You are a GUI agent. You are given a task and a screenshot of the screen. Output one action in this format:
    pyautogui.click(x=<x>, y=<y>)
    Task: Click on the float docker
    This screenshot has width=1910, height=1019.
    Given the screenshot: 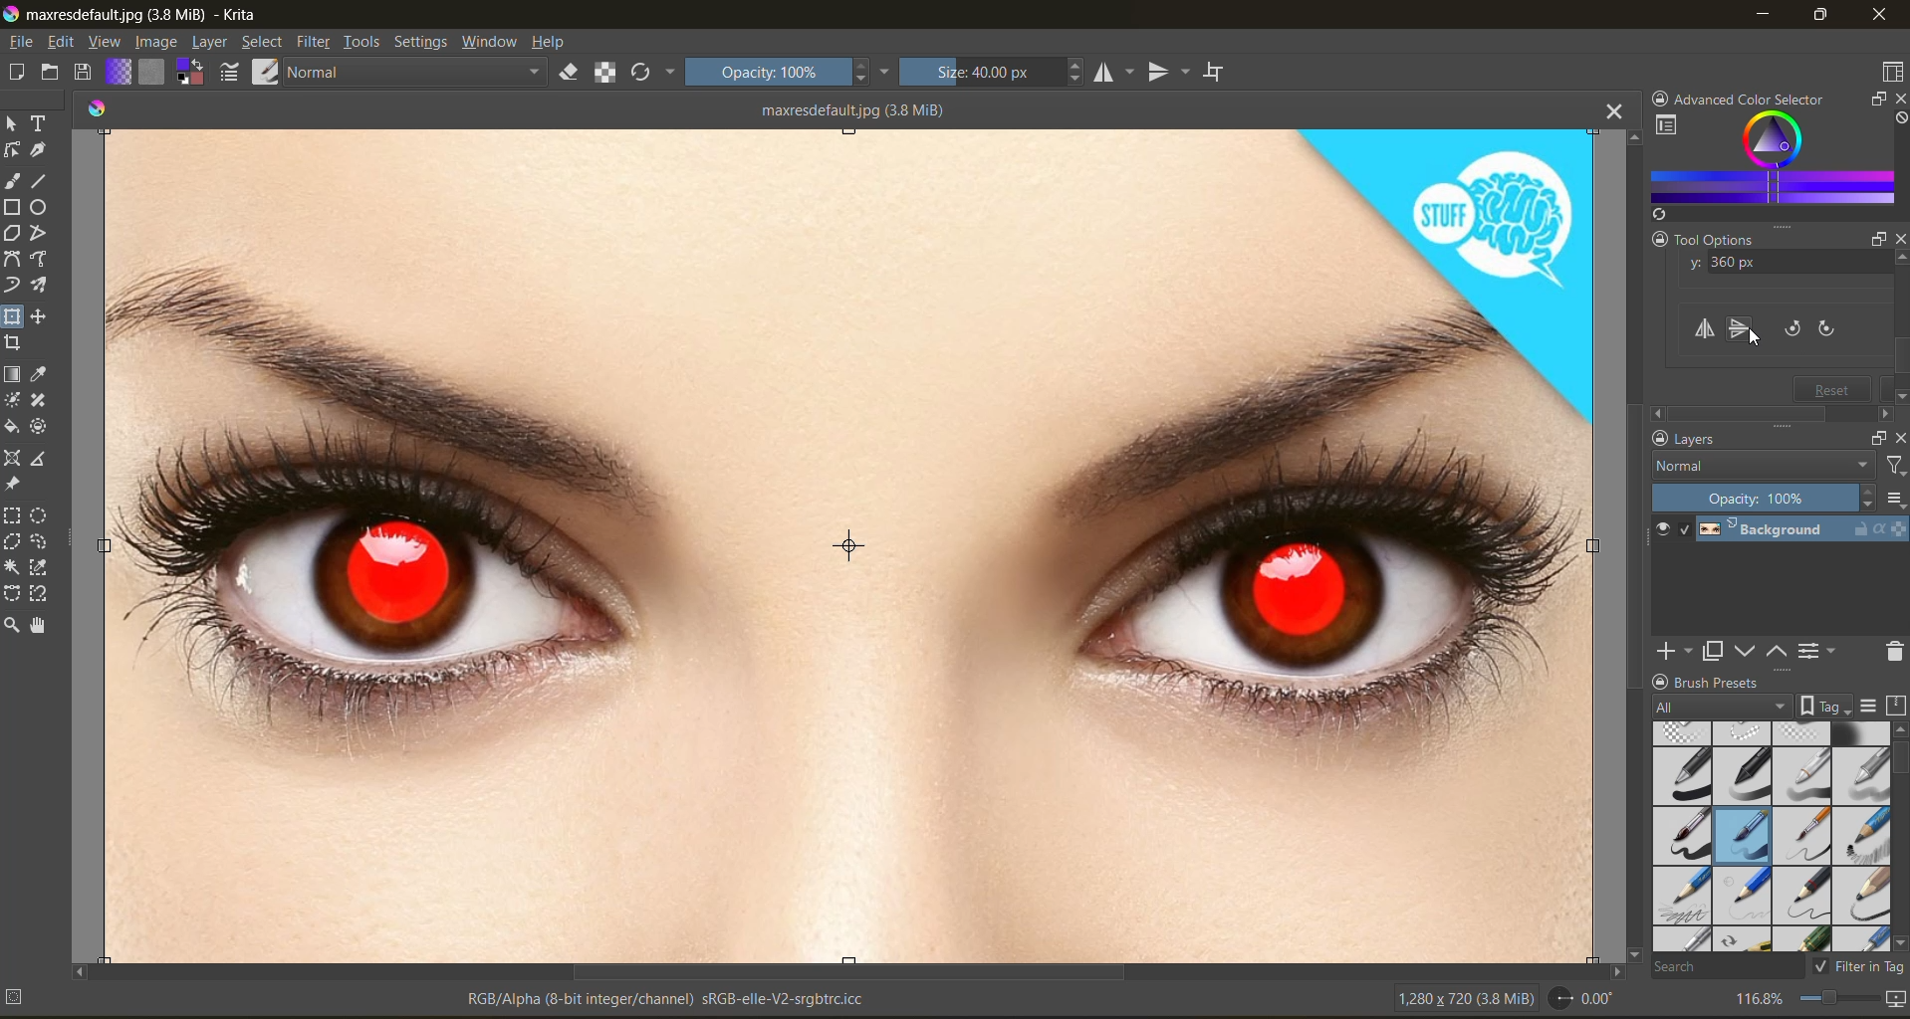 What is the action you would take?
    pyautogui.click(x=1878, y=438)
    